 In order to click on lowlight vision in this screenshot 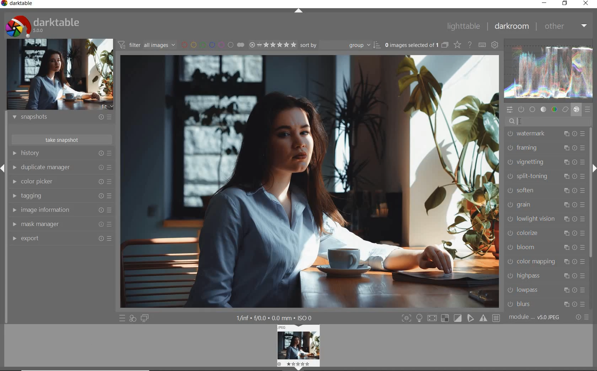, I will do `click(547, 218)`.